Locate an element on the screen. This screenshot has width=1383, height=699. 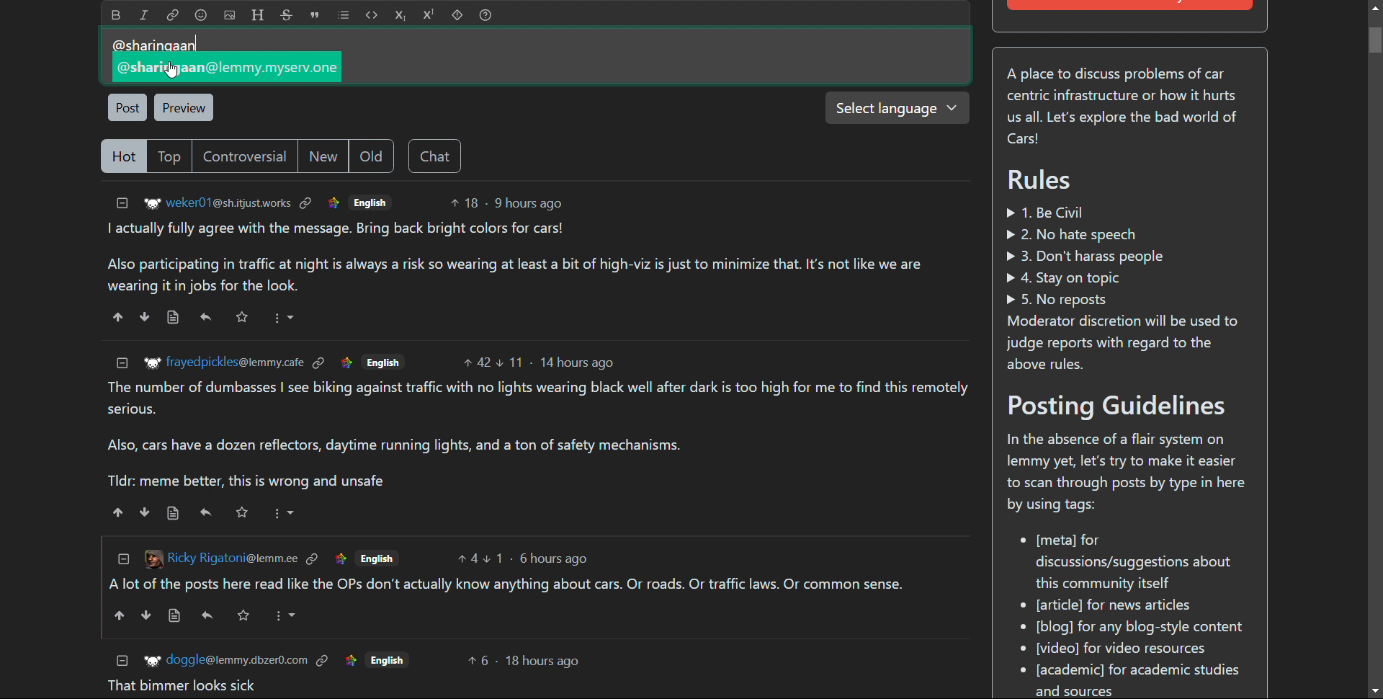
subscript is located at coordinates (400, 15).